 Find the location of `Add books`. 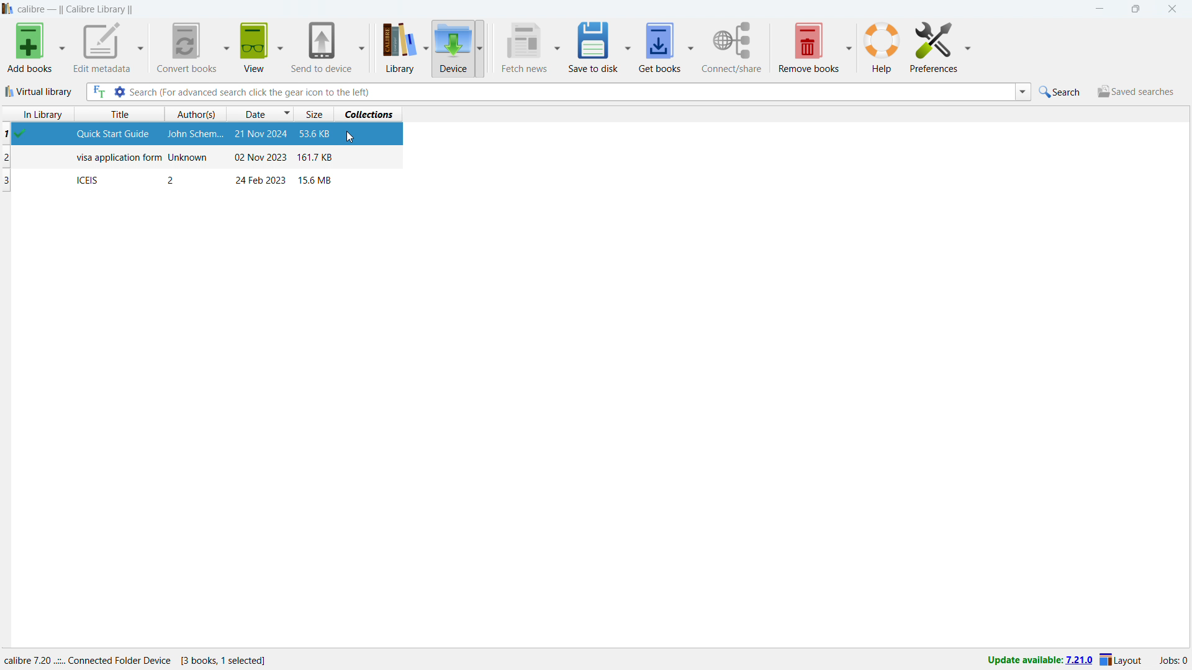

Add books is located at coordinates (29, 48).